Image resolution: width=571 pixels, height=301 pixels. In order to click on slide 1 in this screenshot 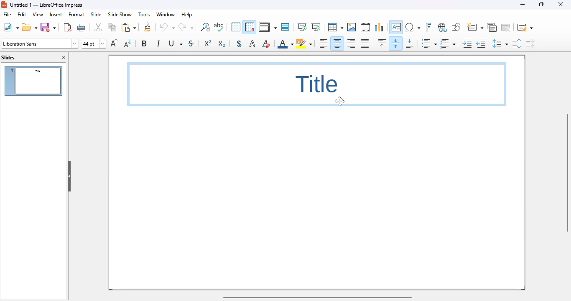, I will do `click(33, 81)`.